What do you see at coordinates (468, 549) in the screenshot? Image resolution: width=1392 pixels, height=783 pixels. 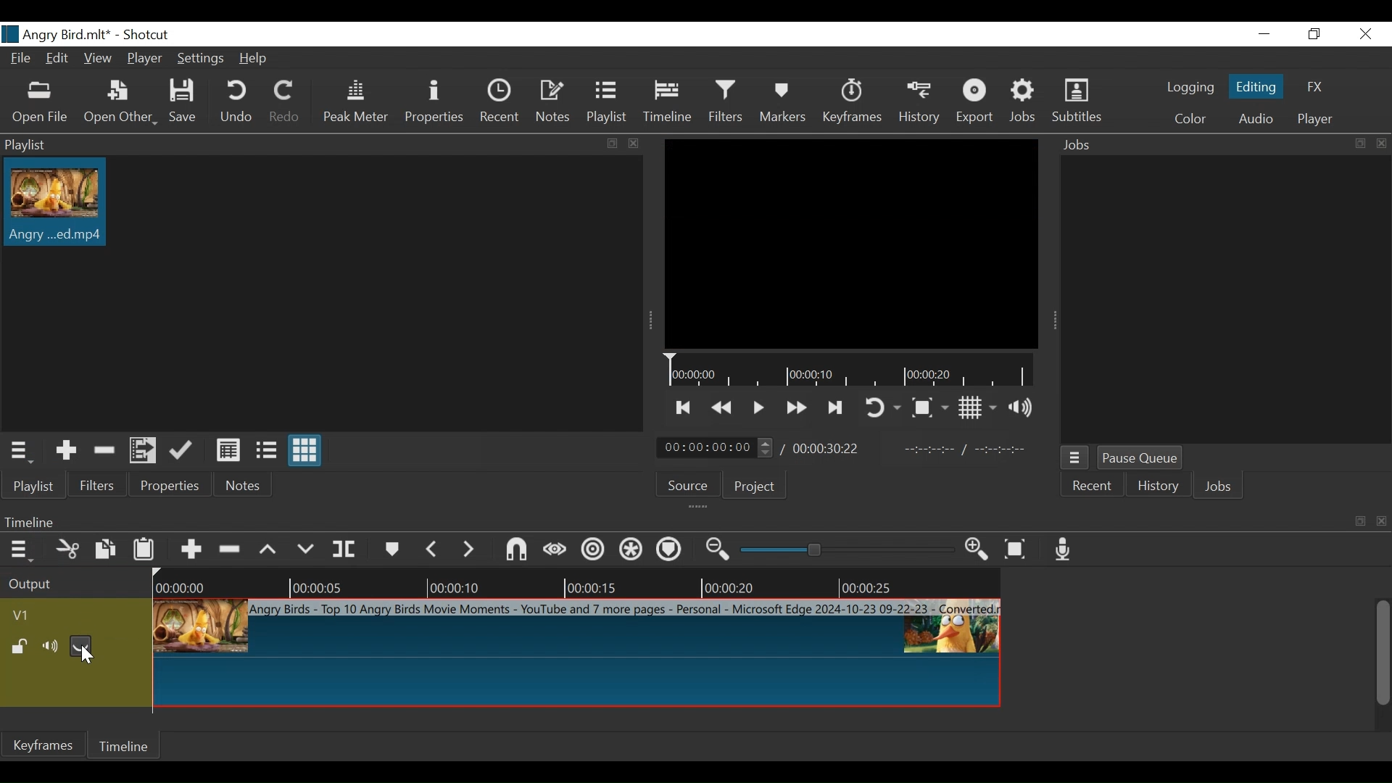 I see `next marker` at bounding box center [468, 549].